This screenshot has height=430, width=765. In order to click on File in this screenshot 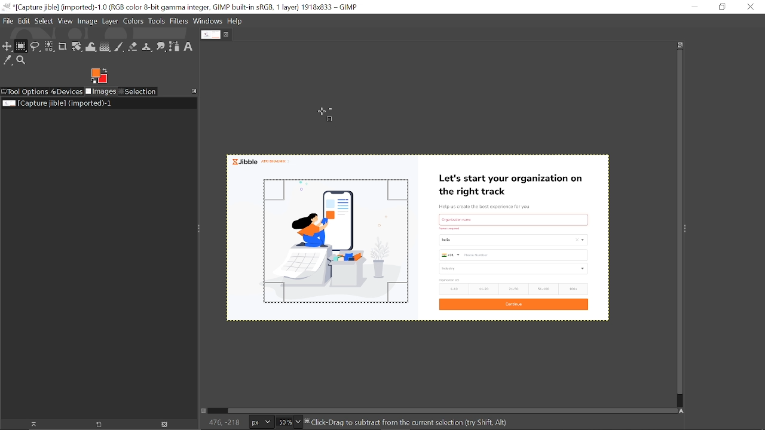, I will do `click(7, 22)`.